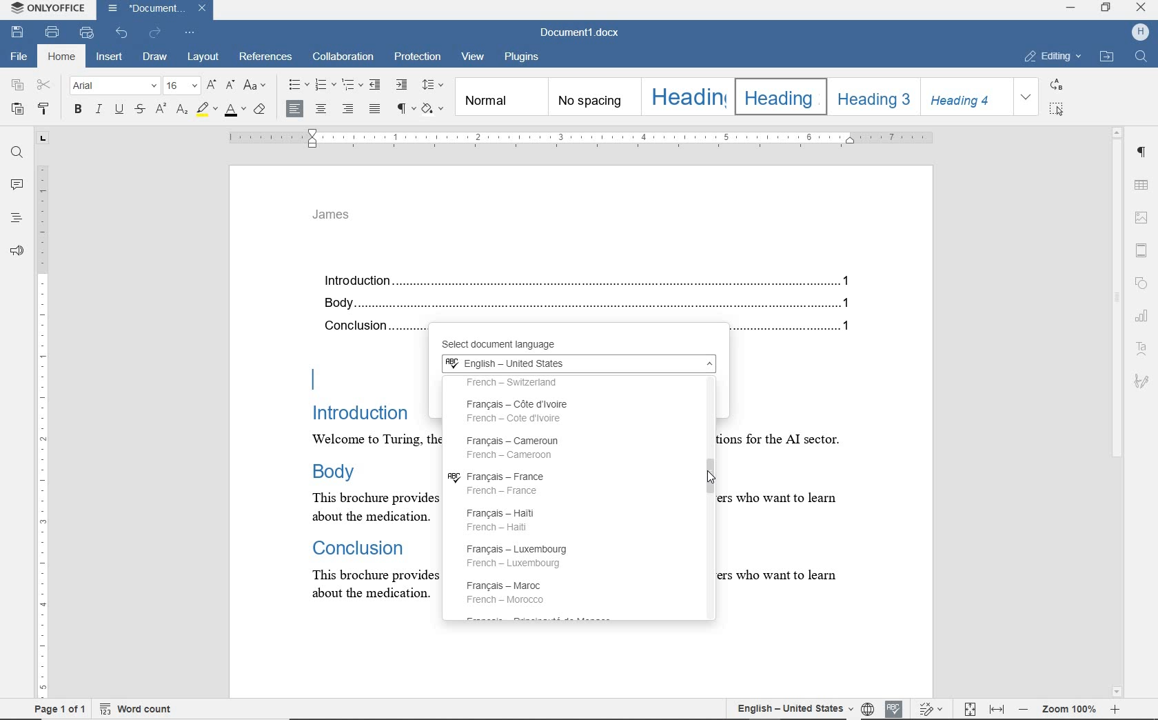 This screenshot has height=720, width=1158. I want to click on strikethrough, so click(140, 110).